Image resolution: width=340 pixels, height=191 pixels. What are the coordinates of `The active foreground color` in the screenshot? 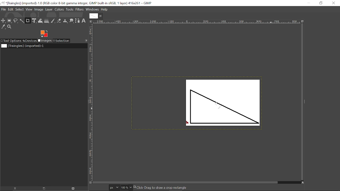 It's located at (44, 33).